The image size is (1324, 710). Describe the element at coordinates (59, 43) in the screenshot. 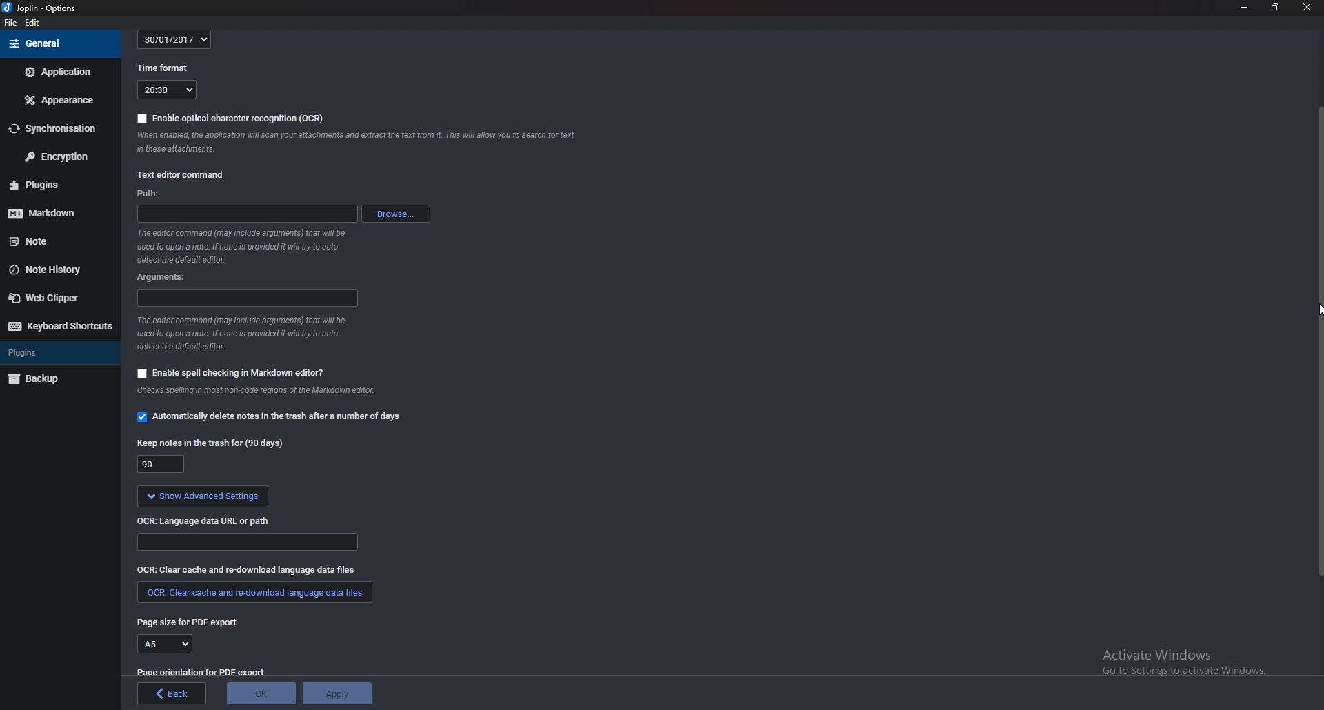

I see `general` at that location.